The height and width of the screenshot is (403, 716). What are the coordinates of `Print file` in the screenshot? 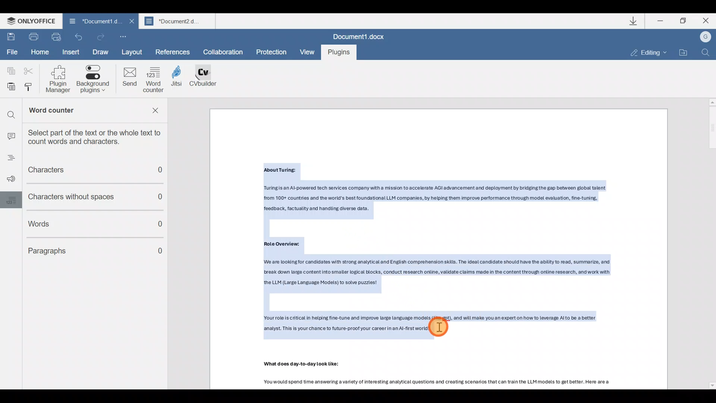 It's located at (34, 37).